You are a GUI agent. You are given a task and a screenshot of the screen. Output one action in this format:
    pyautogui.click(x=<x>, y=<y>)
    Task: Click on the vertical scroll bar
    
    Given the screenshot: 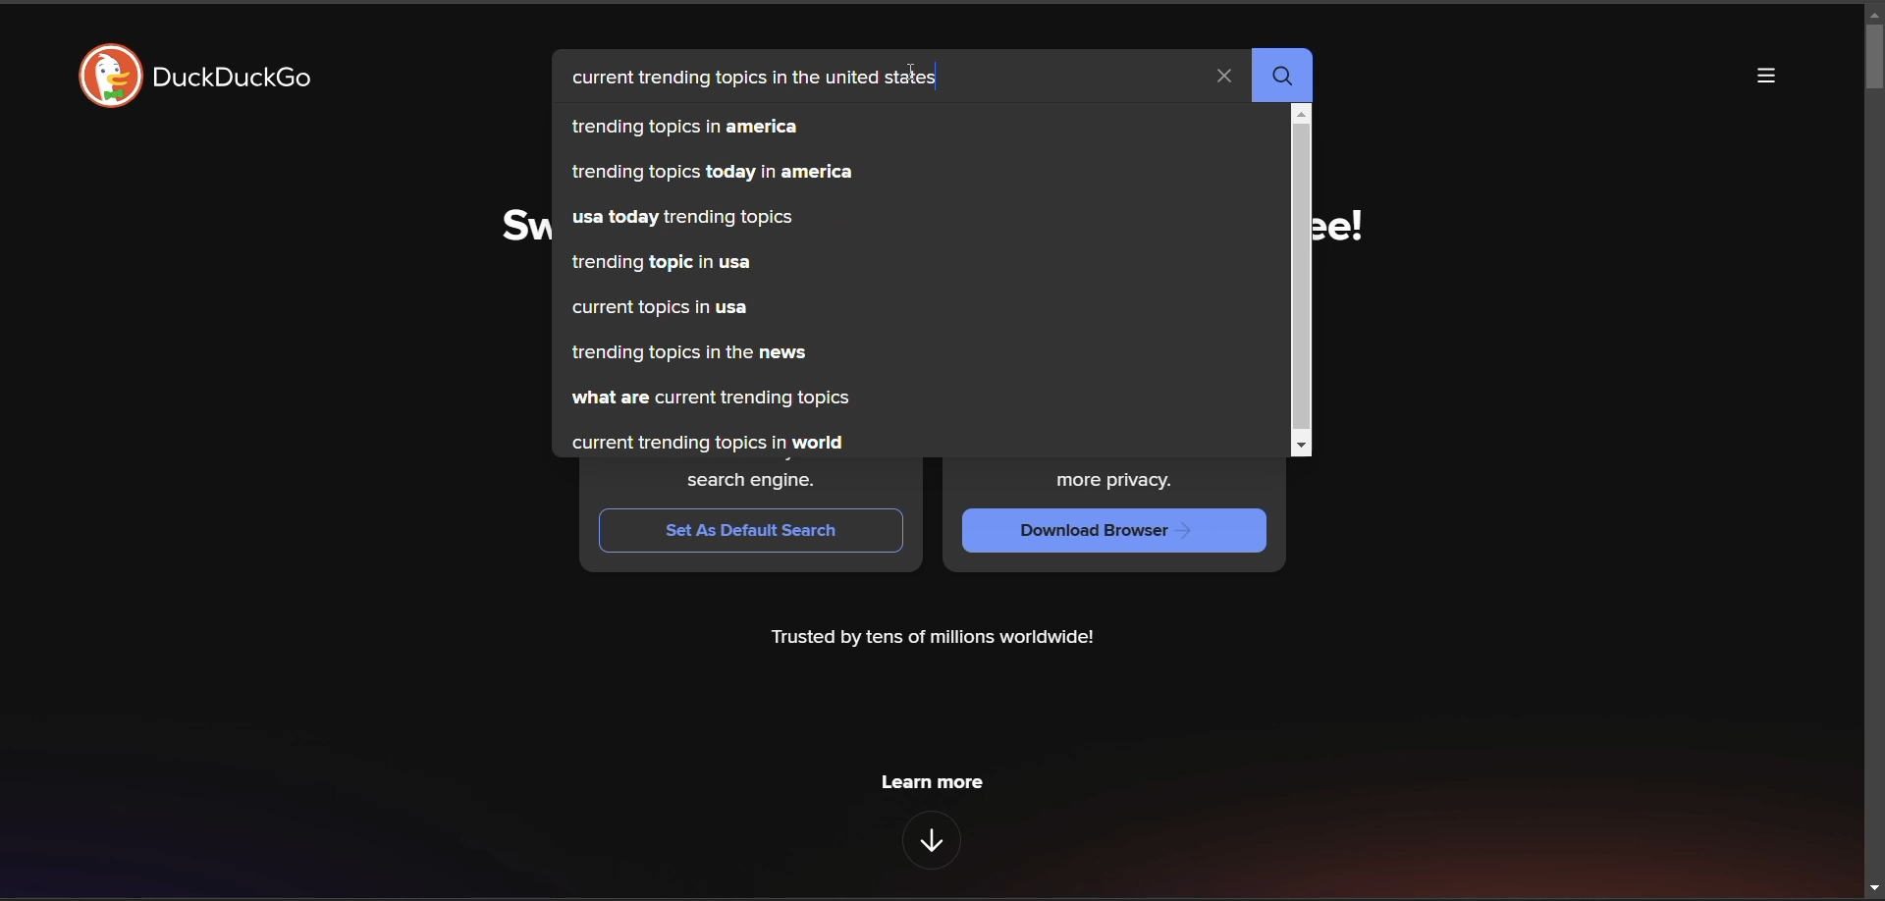 What is the action you would take?
    pyautogui.click(x=1301, y=282)
    